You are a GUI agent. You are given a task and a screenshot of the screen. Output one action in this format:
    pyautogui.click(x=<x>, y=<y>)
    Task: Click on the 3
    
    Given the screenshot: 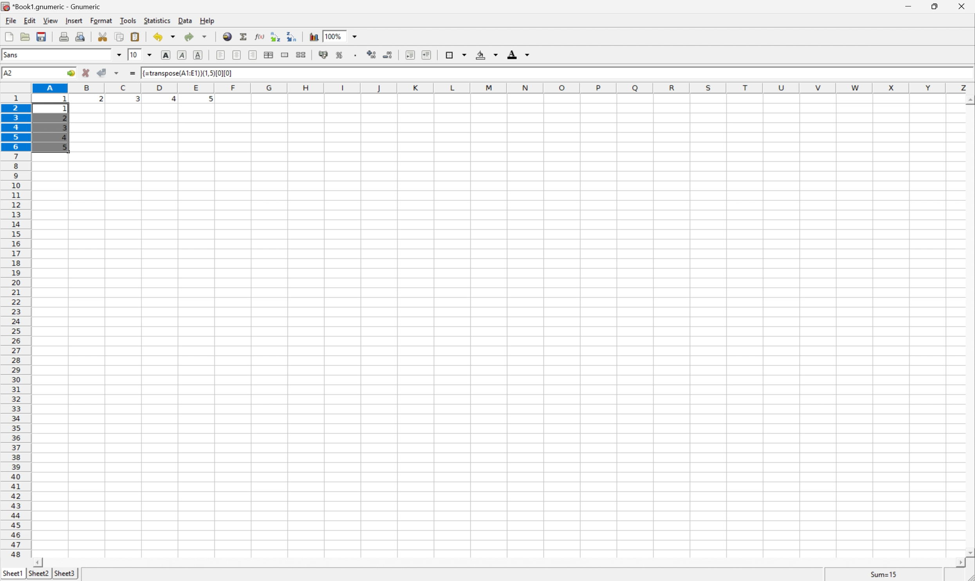 What is the action you would take?
    pyautogui.click(x=66, y=128)
    